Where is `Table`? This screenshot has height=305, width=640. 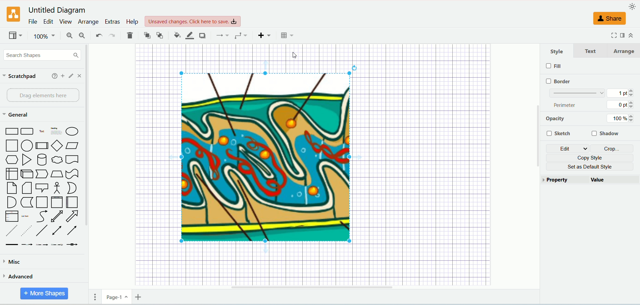
Table is located at coordinates (286, 36).